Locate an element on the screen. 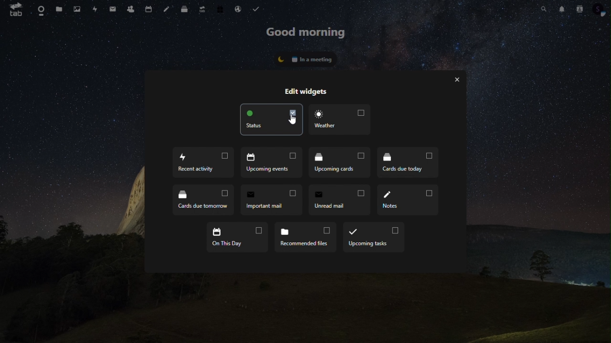 This screenshot has height=343, width=611. notification is located at coordinates (561, 8).